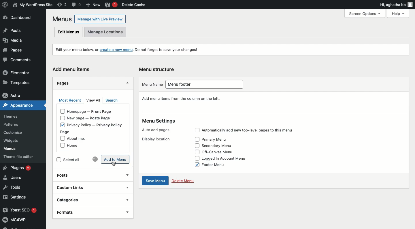 Image resolution: width=415 pixels, height=229 pixels. What do you see at coordinates (67, 132) in the screenshot?
I see `page` at bounding box center [67, 132].